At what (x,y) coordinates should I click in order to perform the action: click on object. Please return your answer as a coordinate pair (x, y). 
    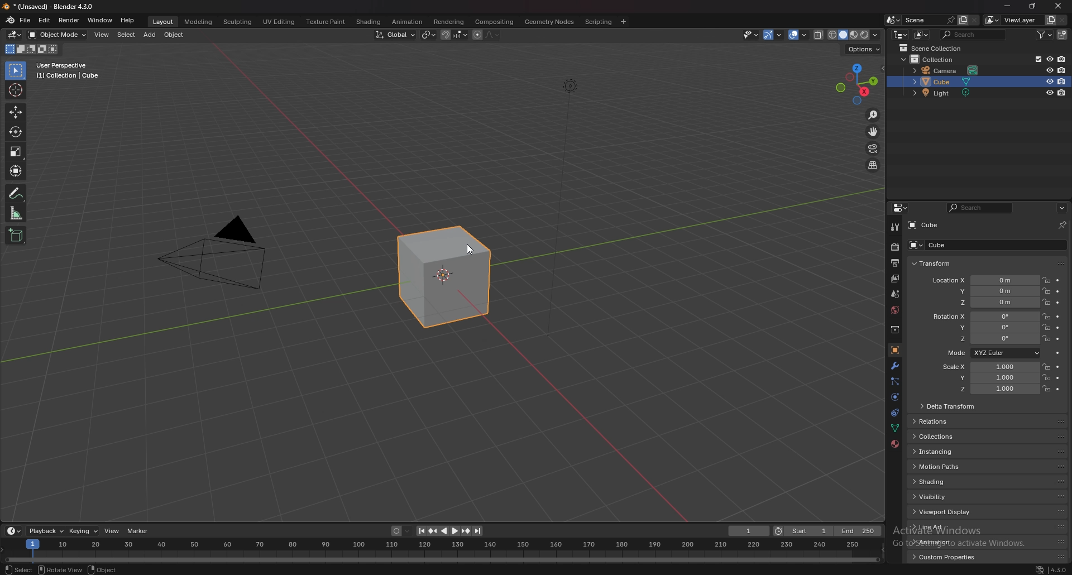
    Looking at the image, I should click on (895, 350).